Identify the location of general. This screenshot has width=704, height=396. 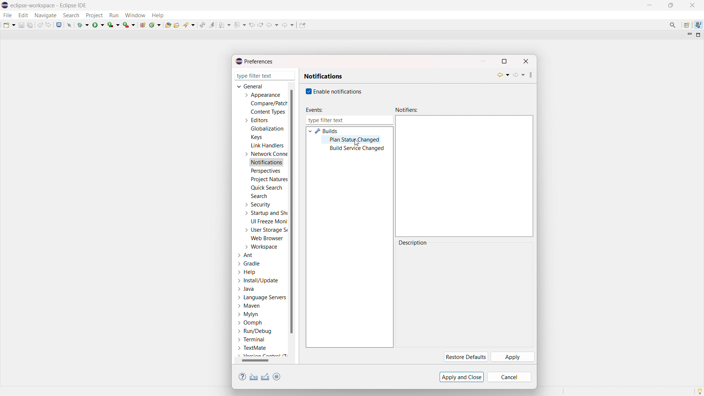
(251, 86).